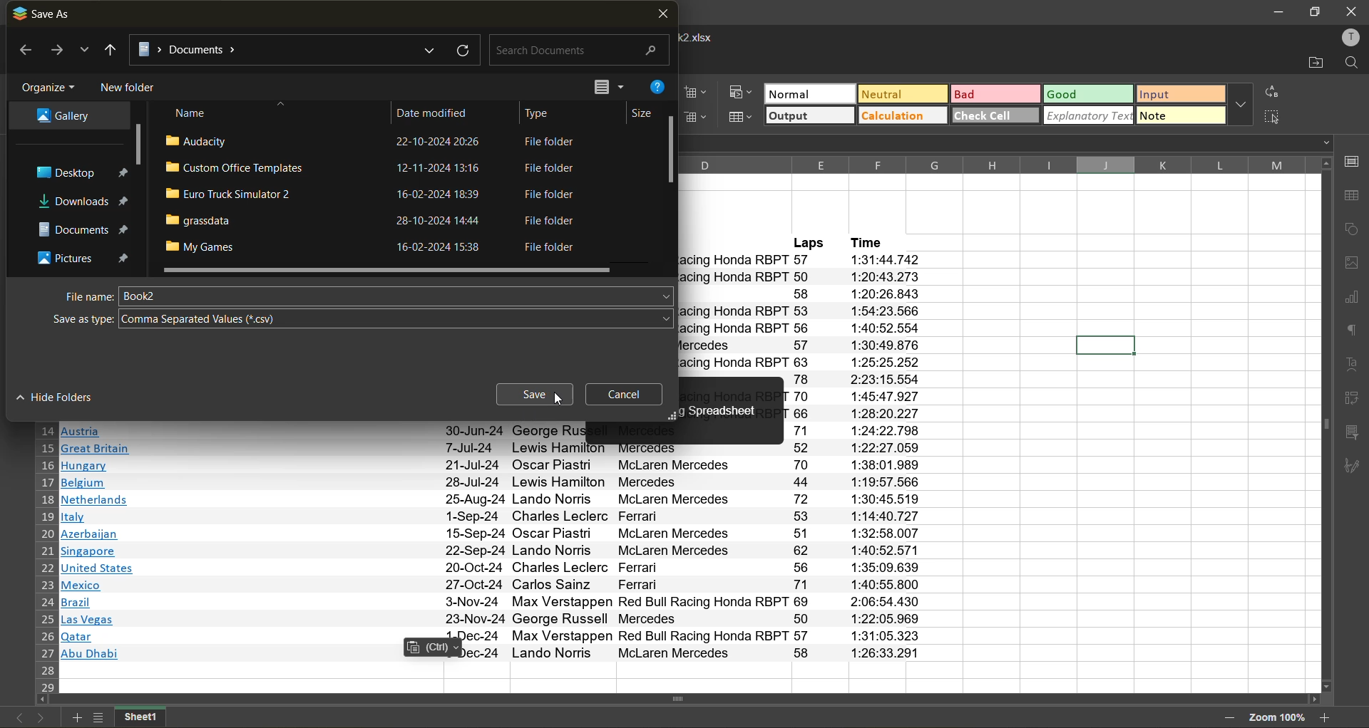 This screenshot has height=728, width=1369. I want to click on file, so click(368, 142).